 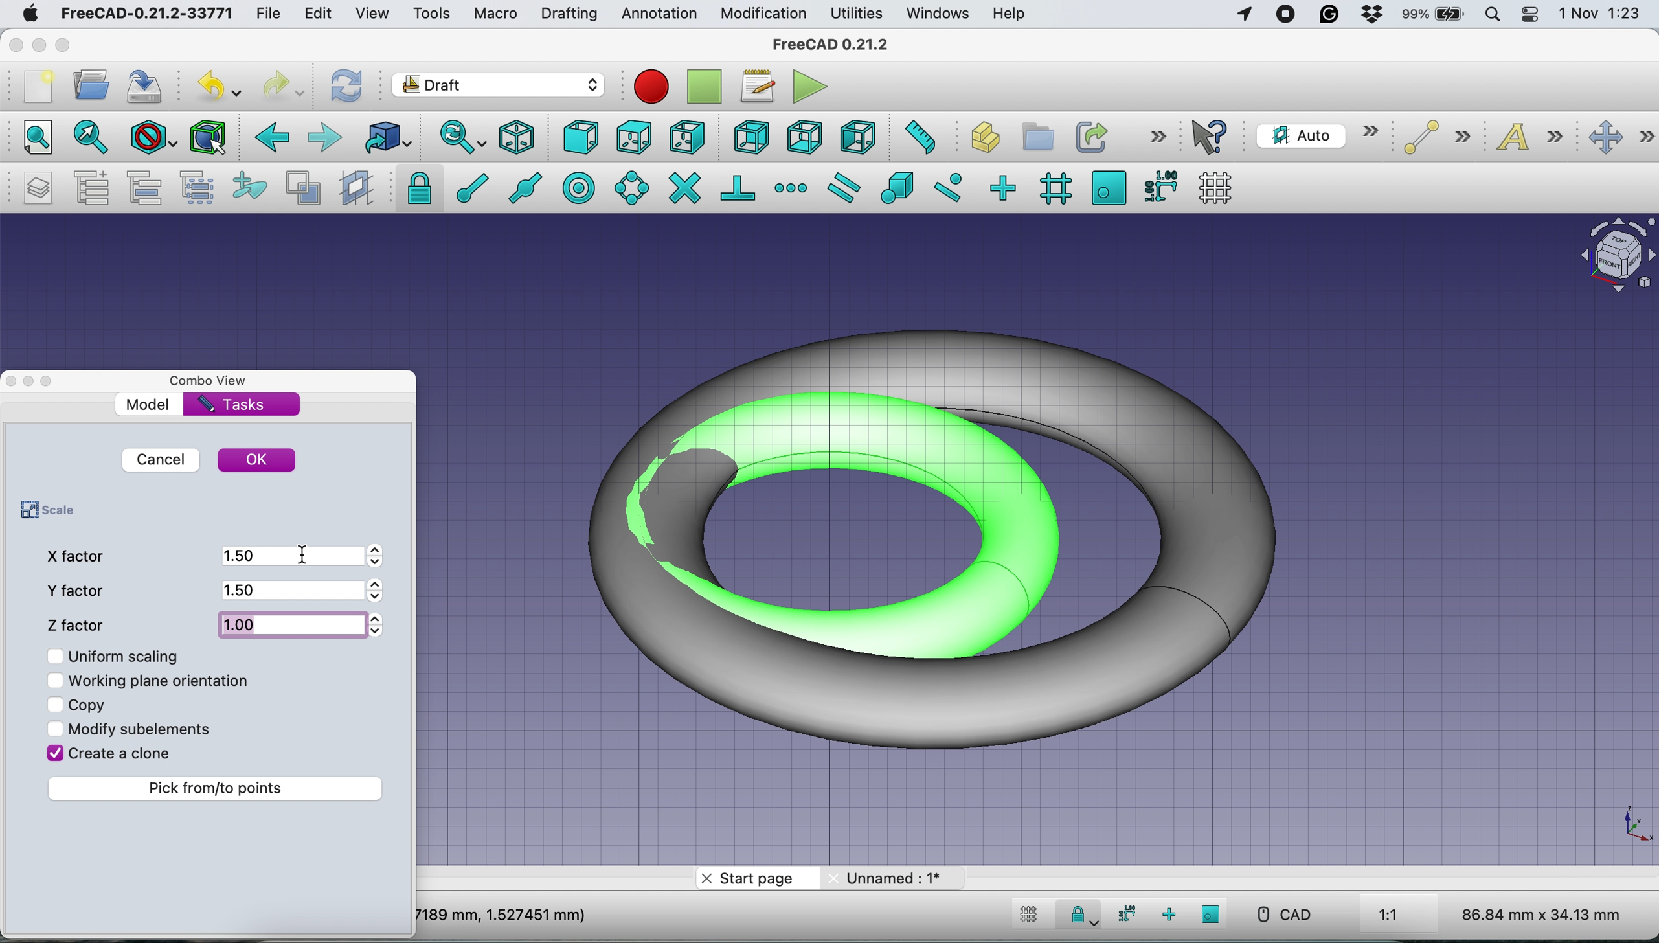 I want to click on more options, so click(x=1155, y=137).